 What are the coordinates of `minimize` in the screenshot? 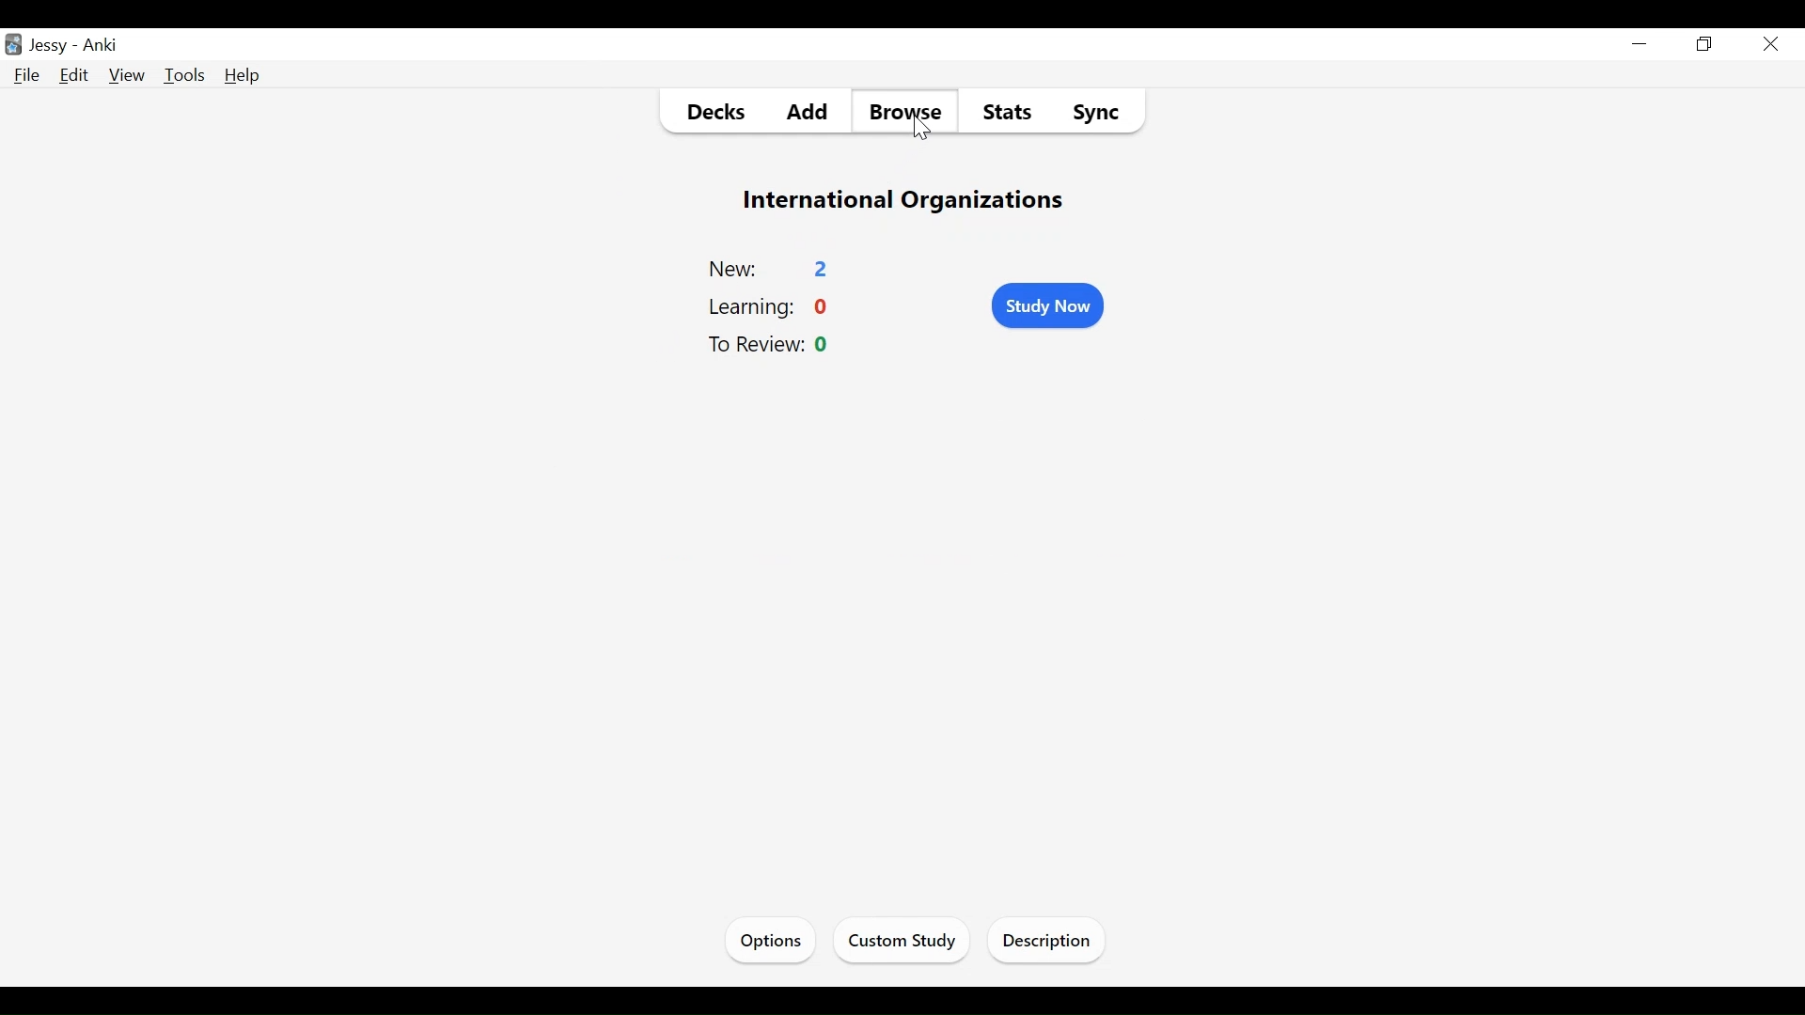 It's located at (1642, 45).